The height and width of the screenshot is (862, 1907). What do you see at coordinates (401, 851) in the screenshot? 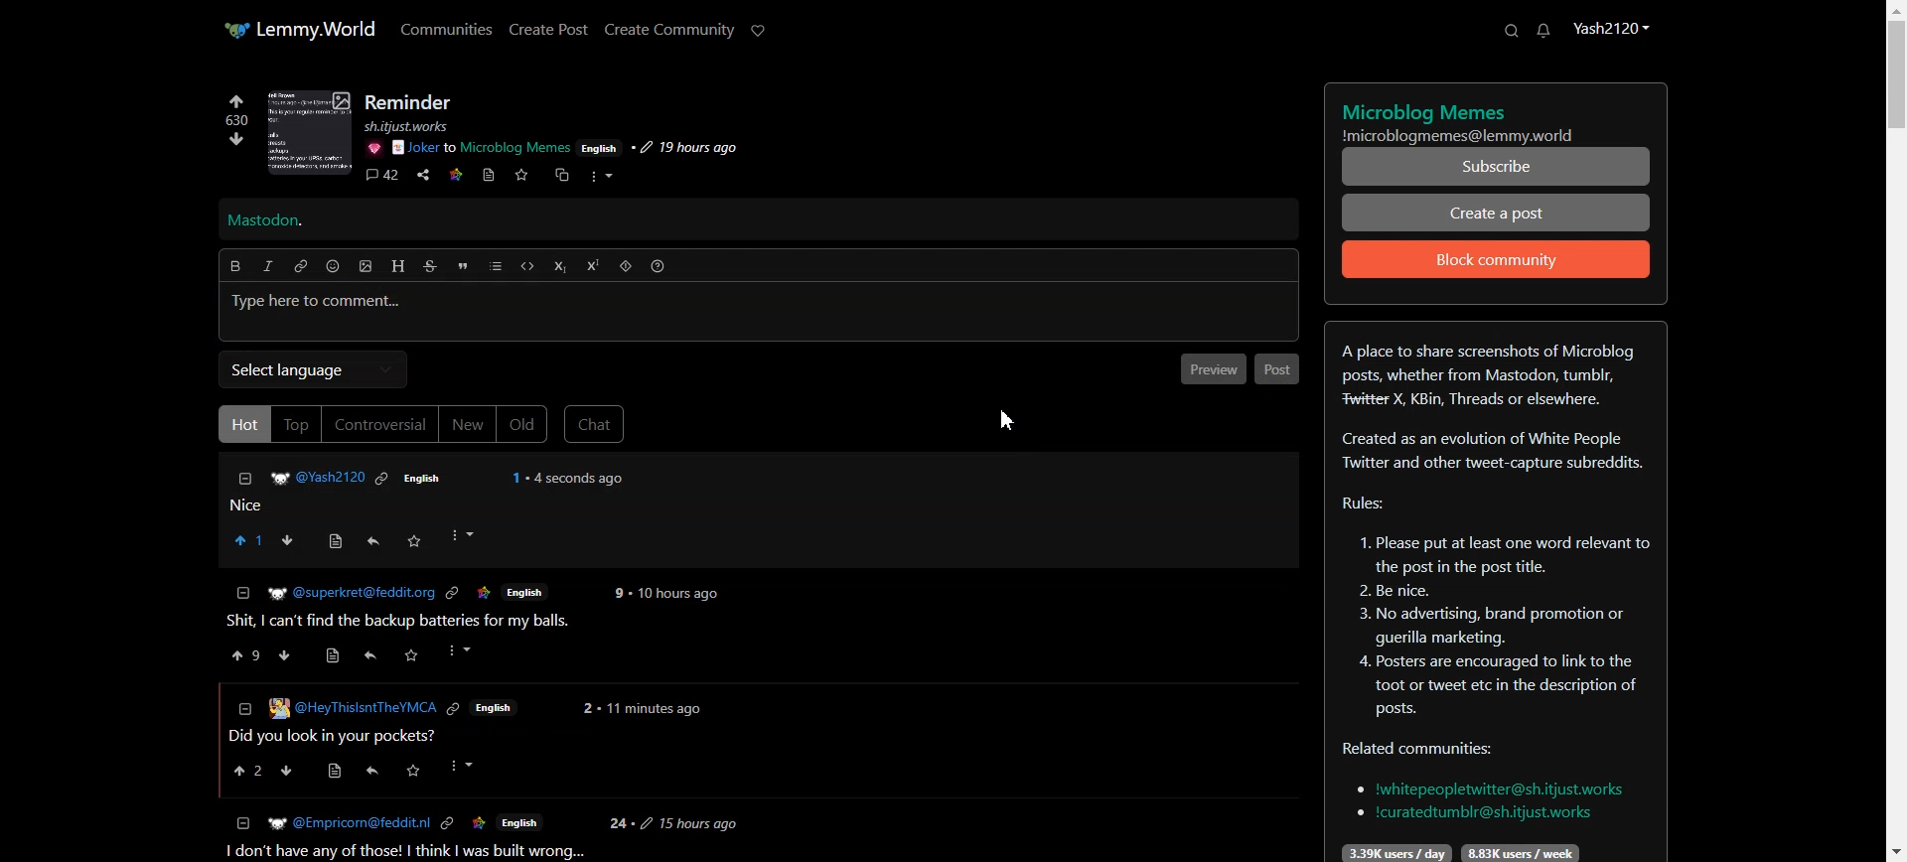
I see `I don’t have any of those! | think | was built wrong...` at bounding box center [401, 851].